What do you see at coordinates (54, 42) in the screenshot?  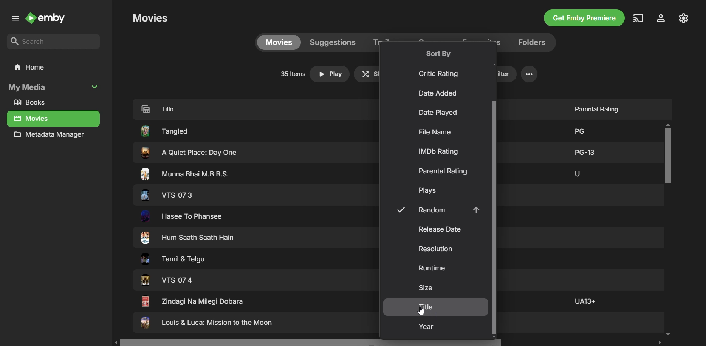 I see `Search` at bounding box center [54, 42].